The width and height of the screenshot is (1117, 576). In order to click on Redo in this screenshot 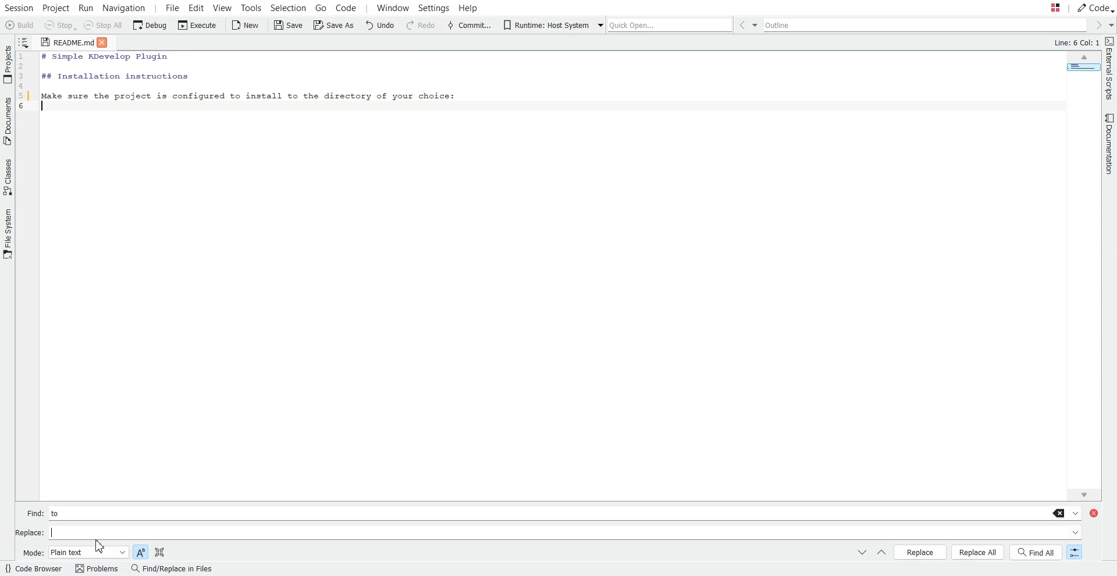, I will do `click(421, 26)`.